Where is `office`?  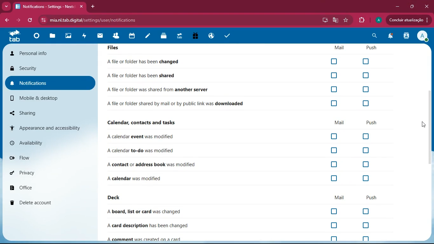
office is located at coordinates (42, 187).